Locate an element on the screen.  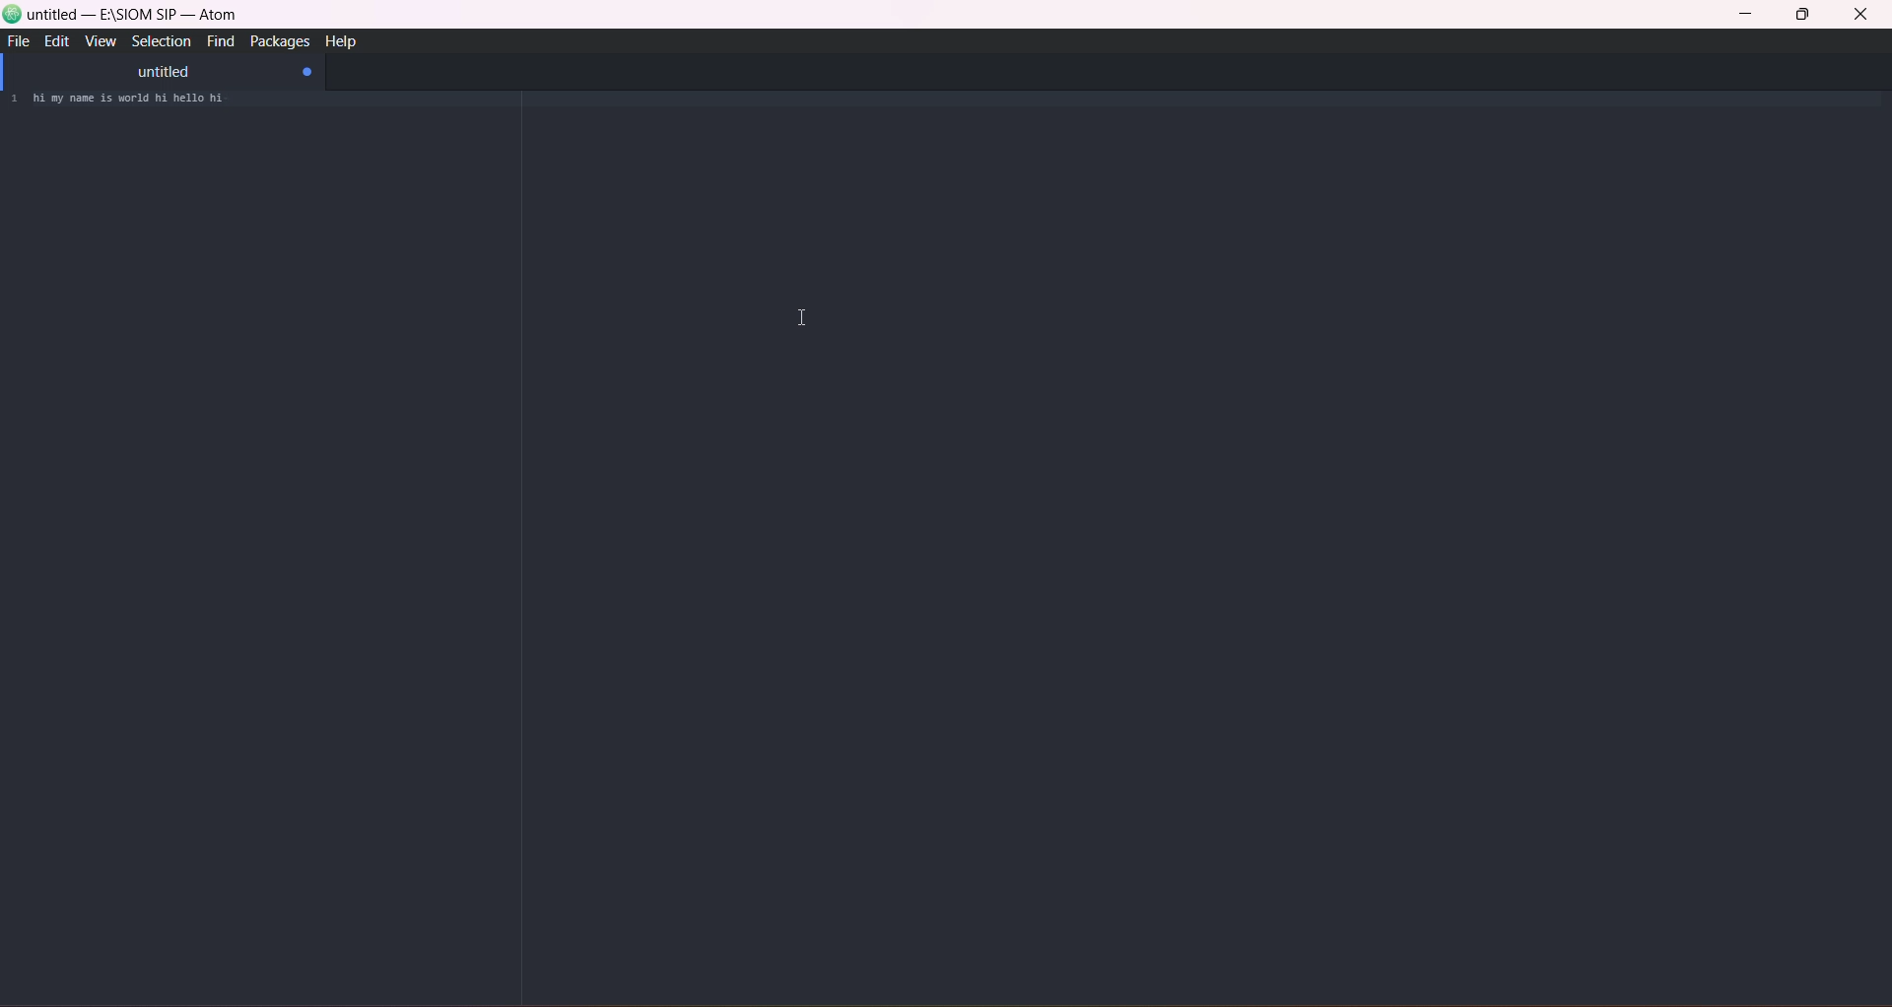
1 is located at coordinates (13, 101).